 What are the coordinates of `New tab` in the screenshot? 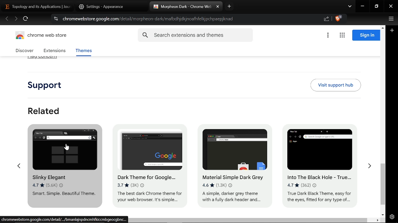 It's located at (229, 6).